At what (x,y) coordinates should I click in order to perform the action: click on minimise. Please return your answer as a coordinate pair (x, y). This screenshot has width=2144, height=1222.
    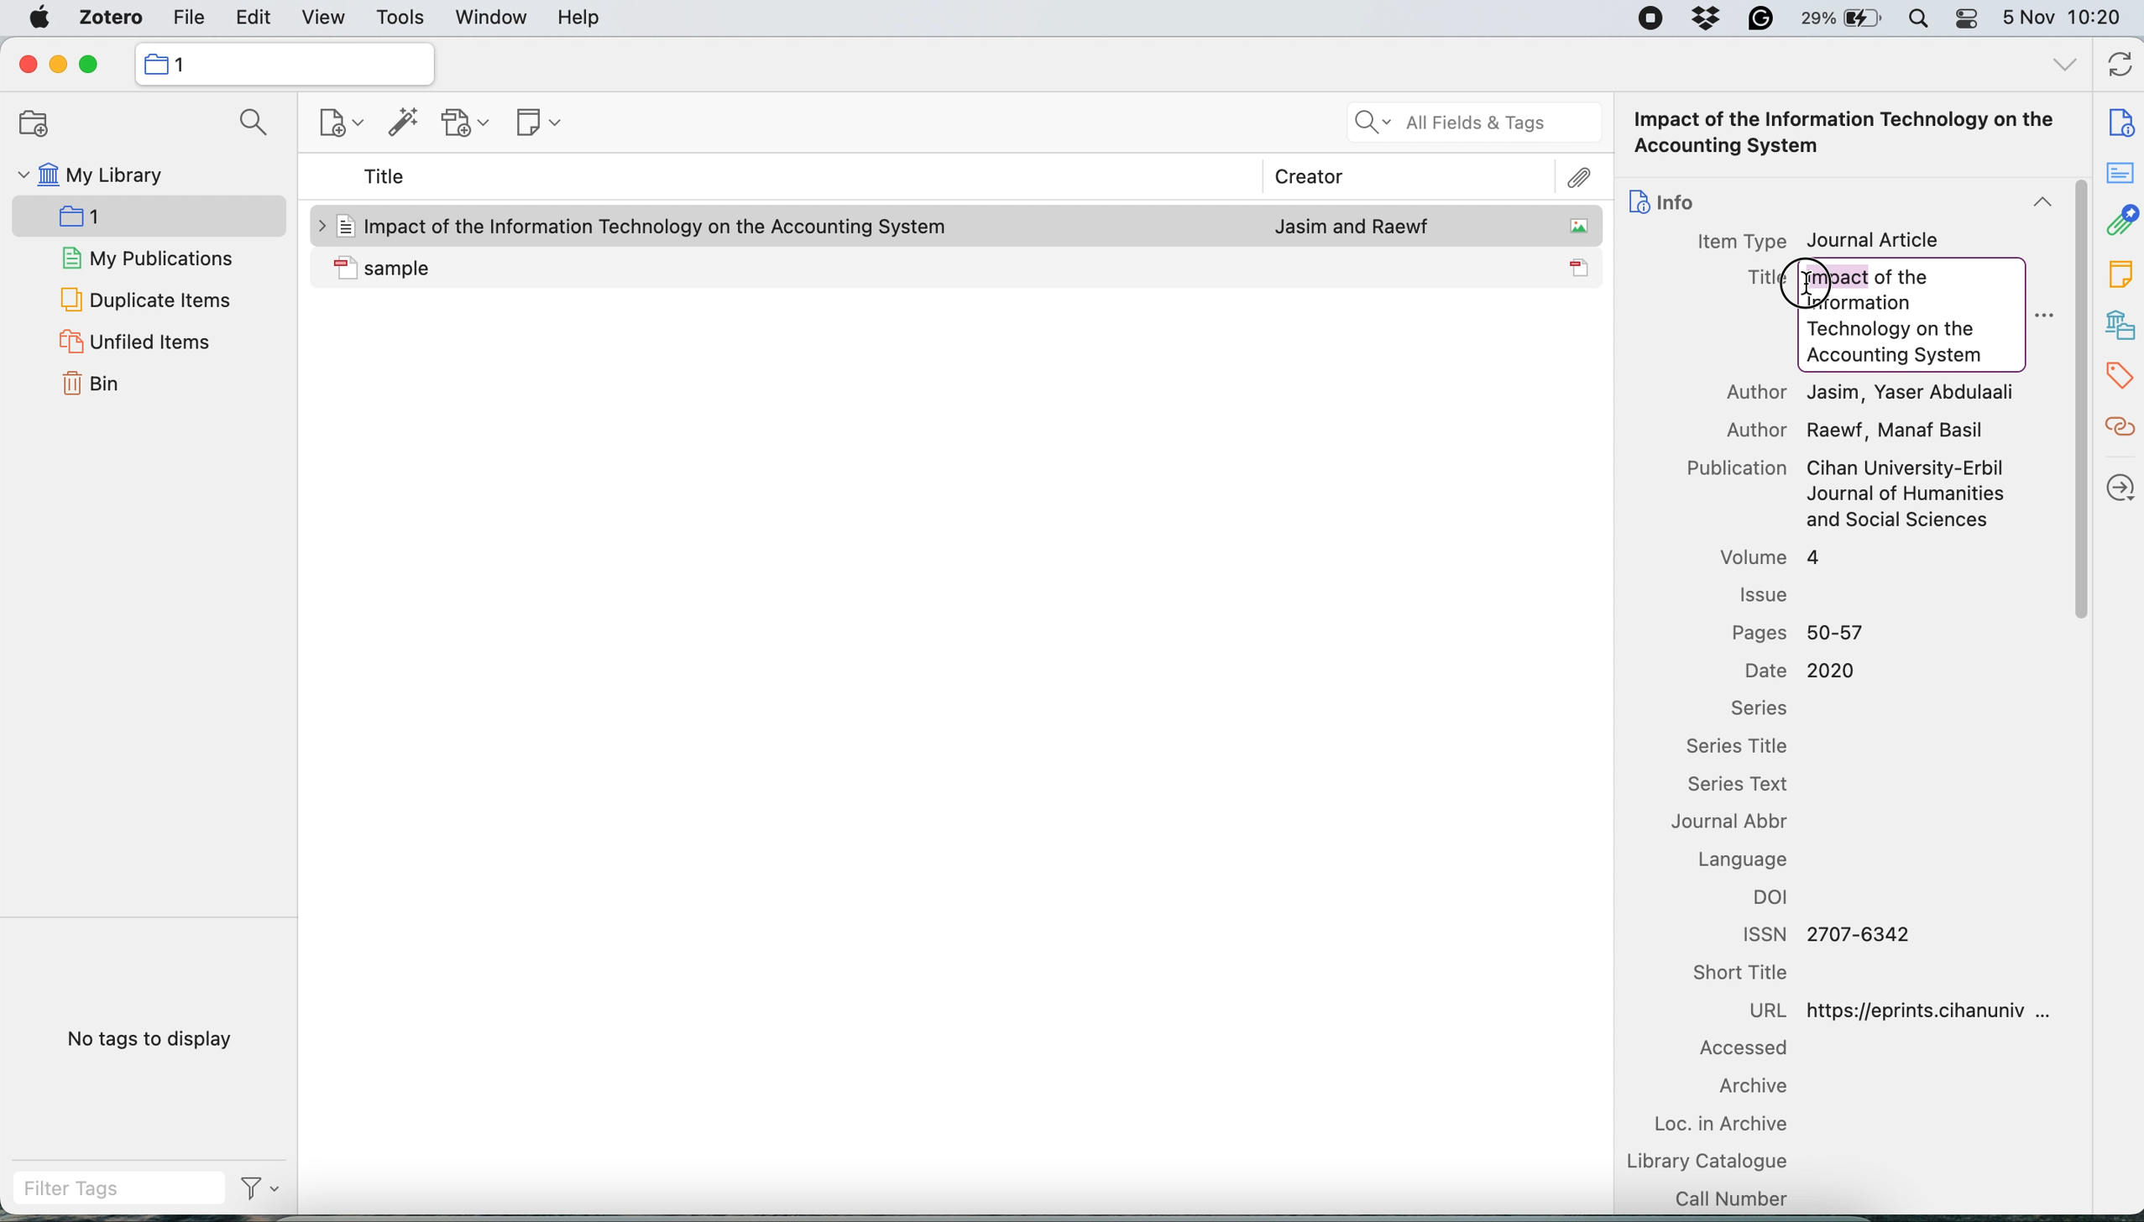
    Looking at the image, I should click on (60, 65).